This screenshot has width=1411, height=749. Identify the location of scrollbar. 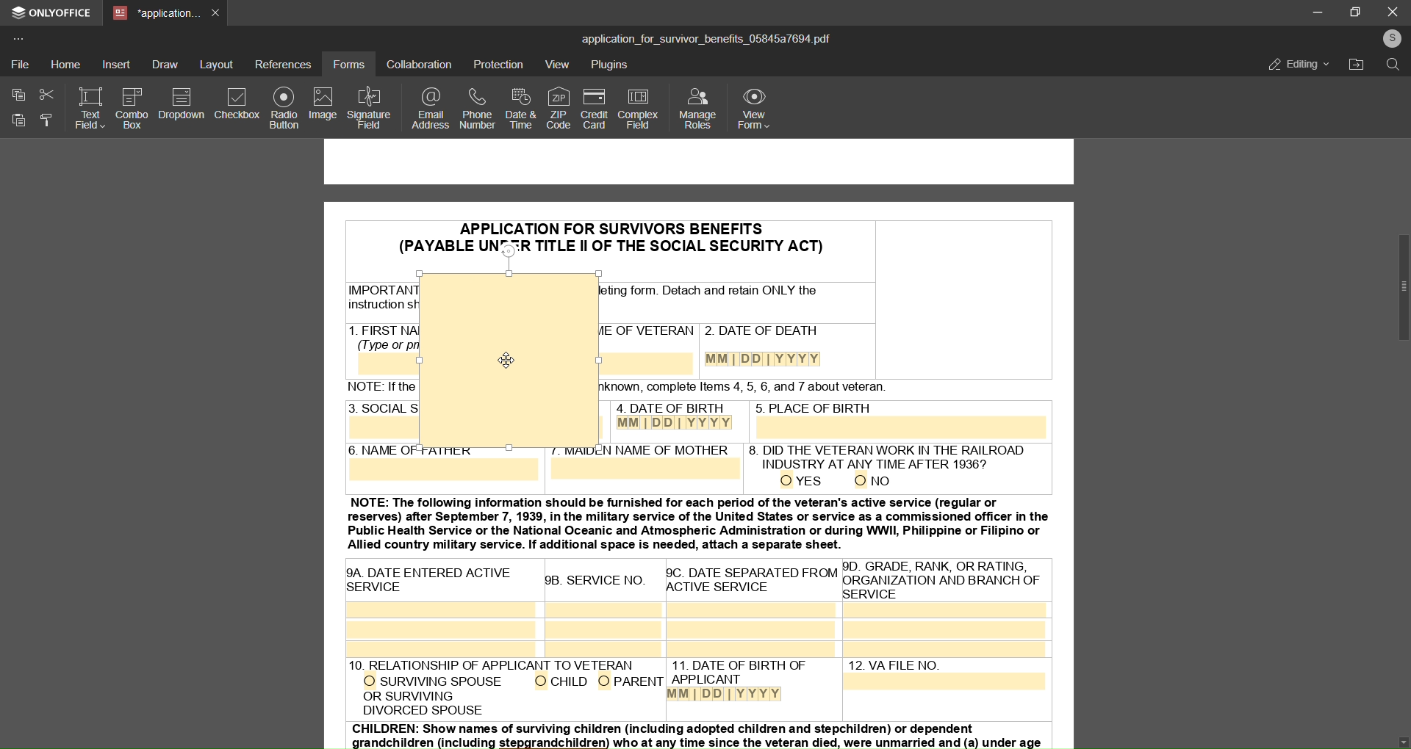
(1395, 287).